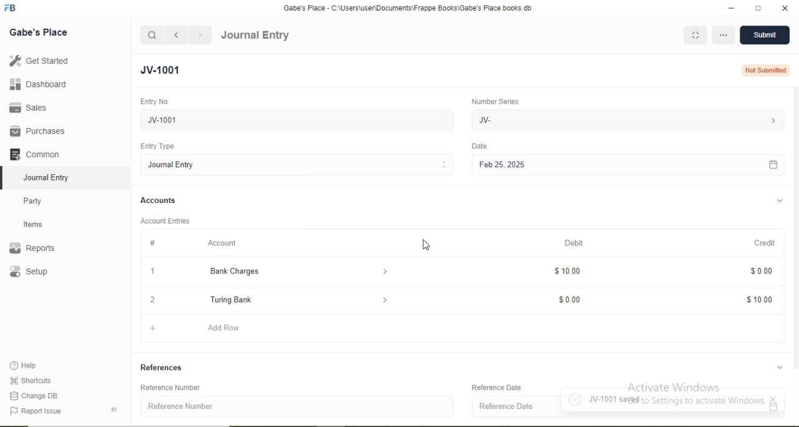 This screenshot has height=427, width=799. Describe the element at coordinates (223, 243) in the screenshot. I see `Account` at that location.